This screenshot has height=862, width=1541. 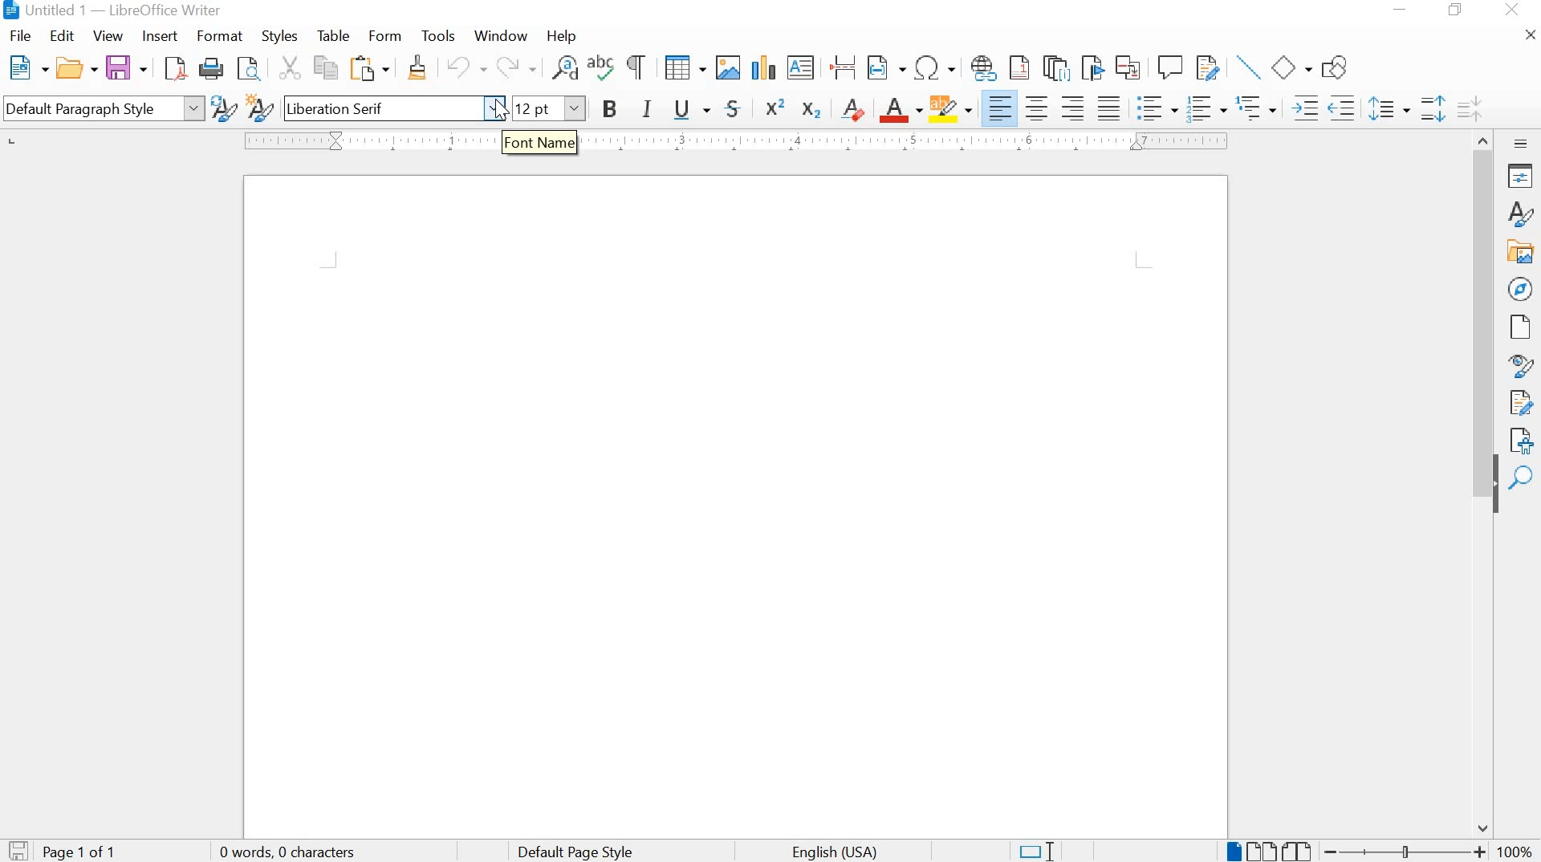 What do you see at coordinates (1000, 108) in the screenshot?
I see `ALIGN LEFT` at bounding box center [1000, 108].